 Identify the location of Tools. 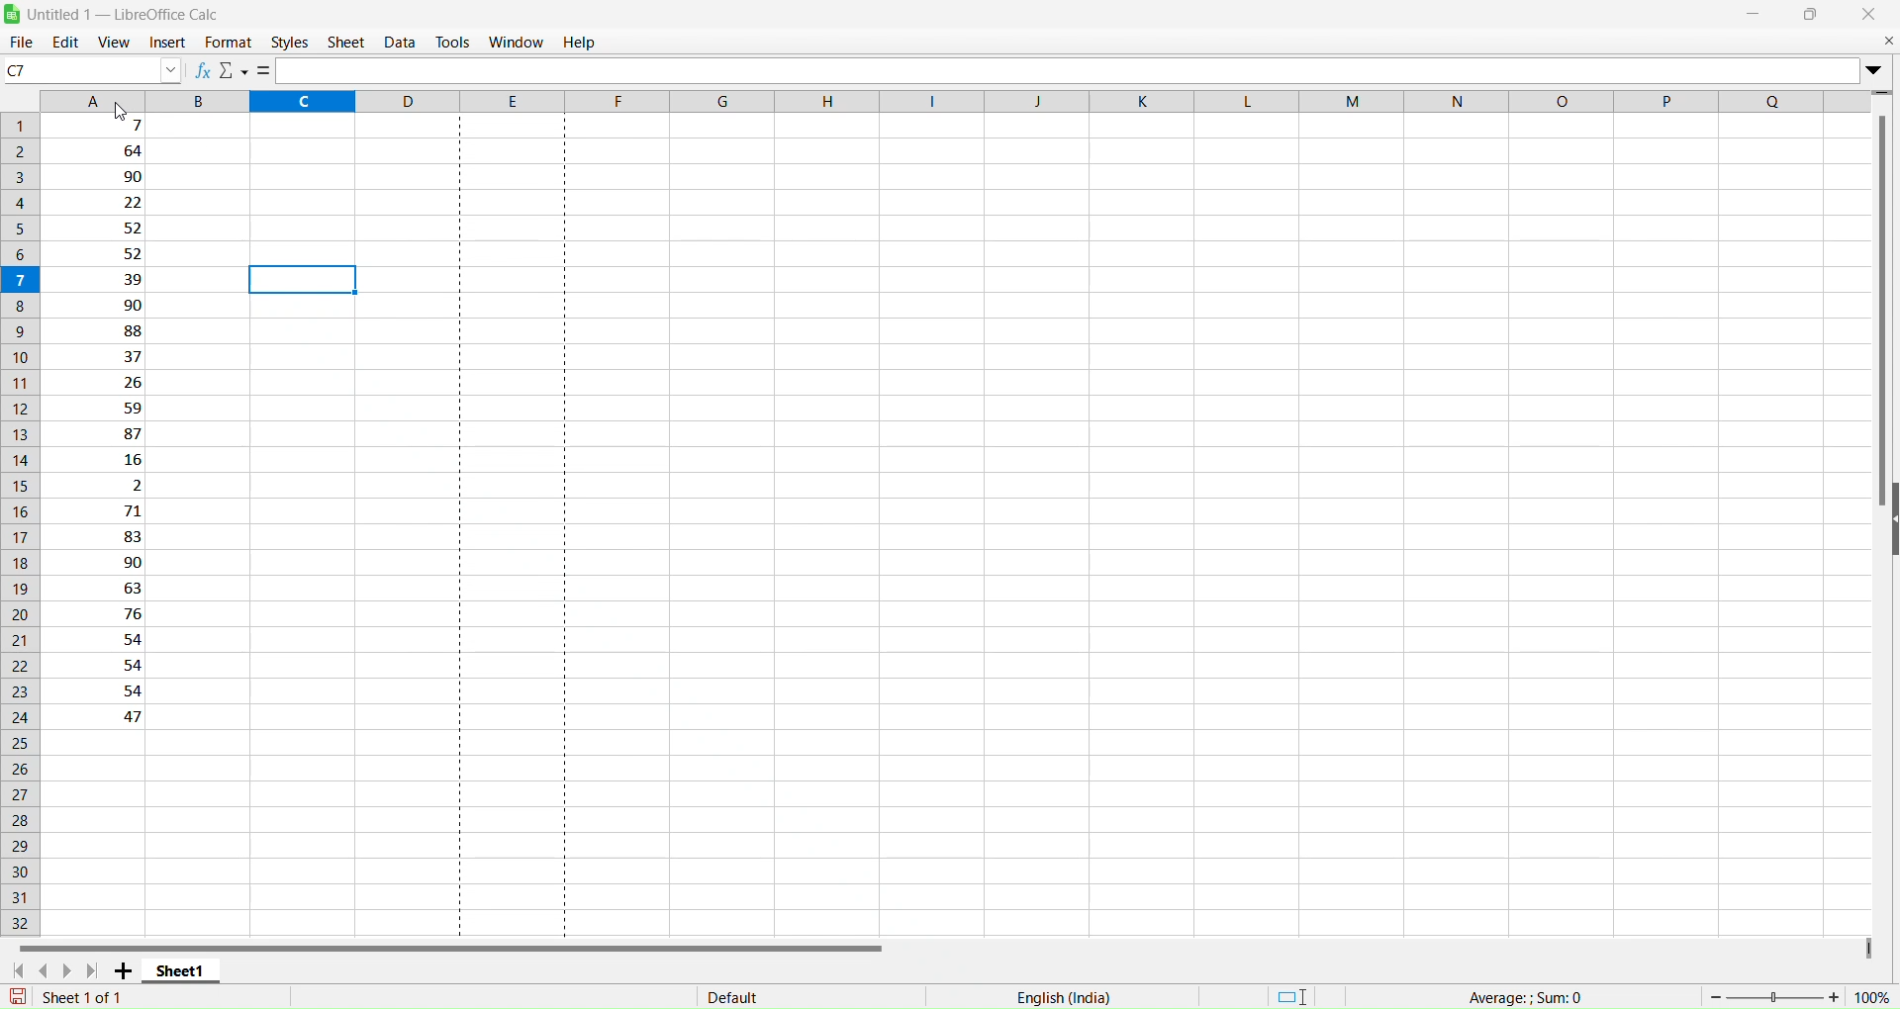
(453, 42).